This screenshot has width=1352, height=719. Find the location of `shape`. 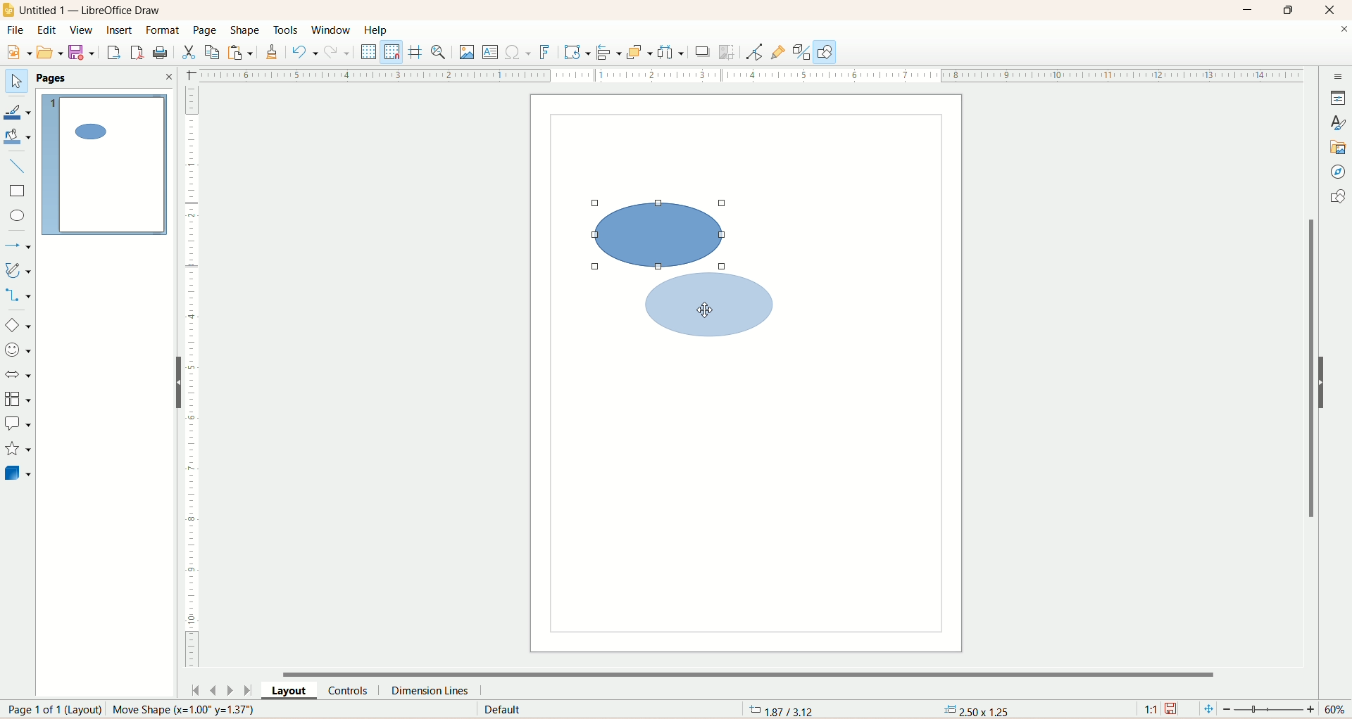

shape is located at coordinates (719, 307).